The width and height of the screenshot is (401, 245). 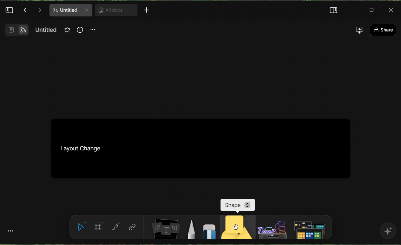 I want to click on board, so click(x=165, y=227).